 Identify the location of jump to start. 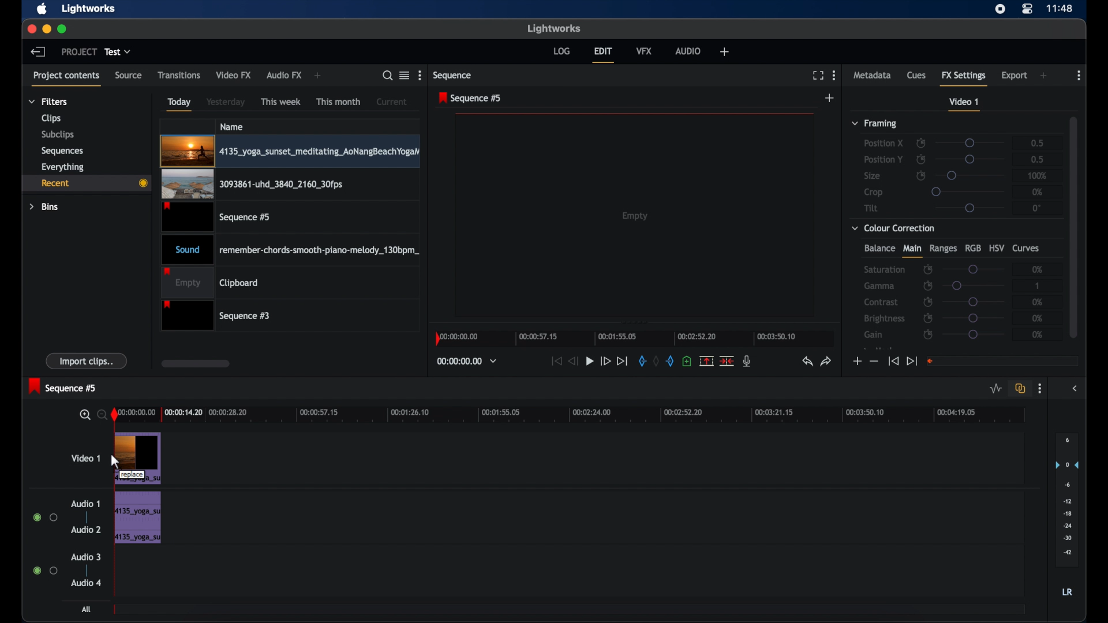
(556, 361).